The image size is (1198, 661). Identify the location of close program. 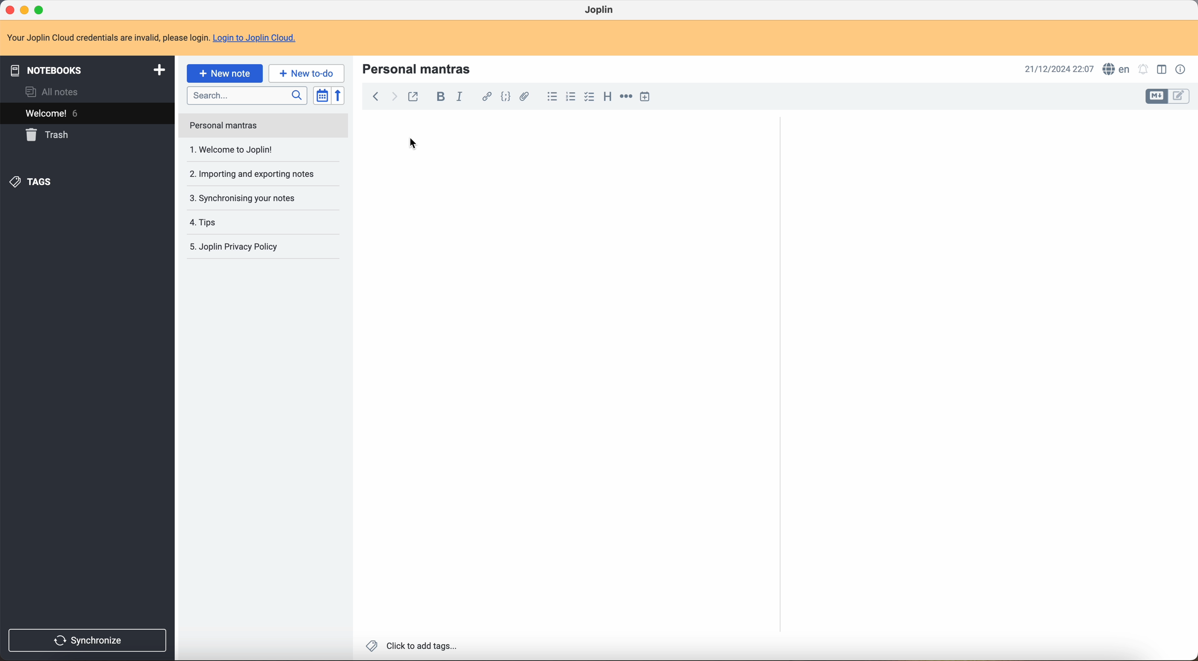
(9, 11).